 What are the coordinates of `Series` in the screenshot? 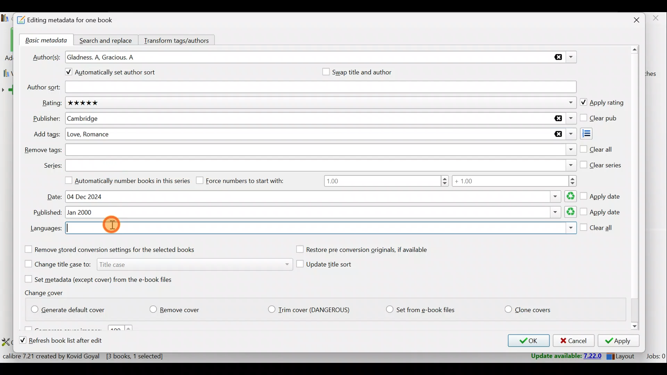 It's located at (321, 165).